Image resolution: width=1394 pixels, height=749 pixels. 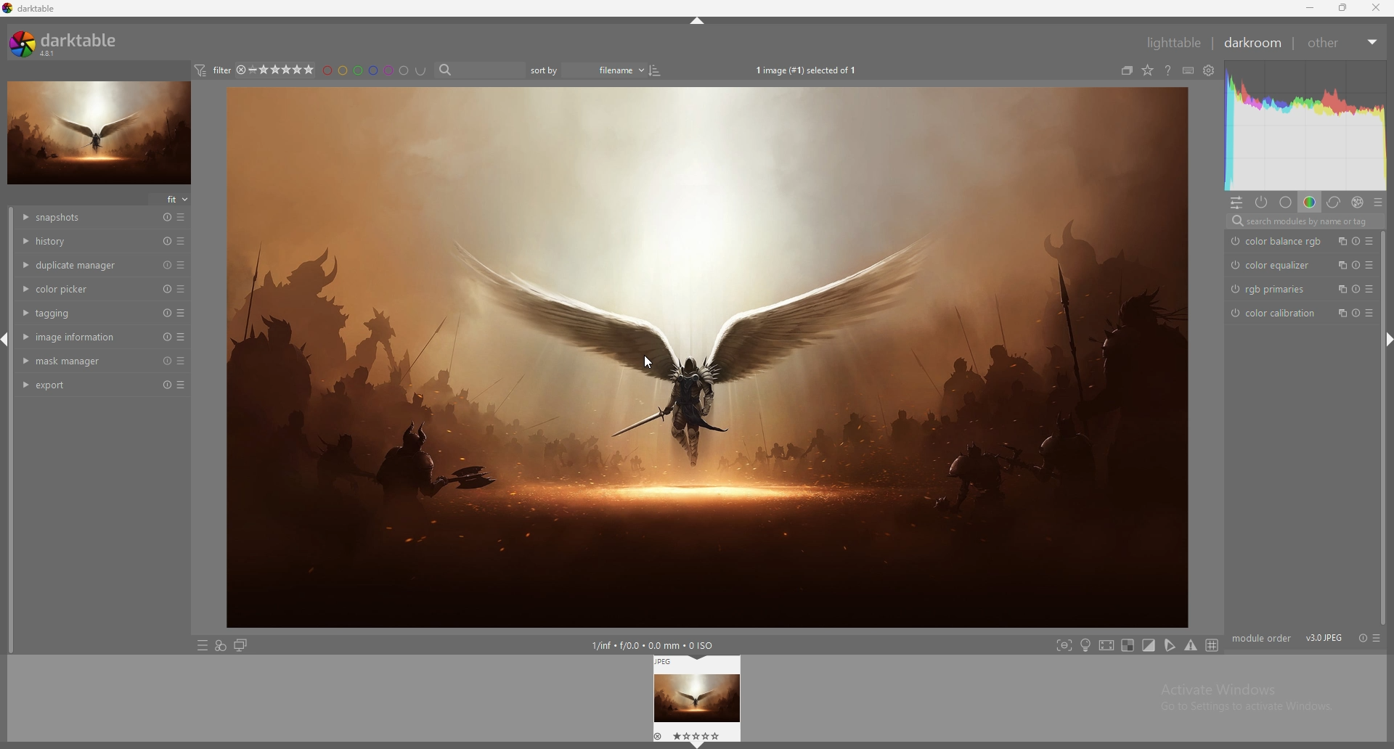 I want to click on star rating, so click(x=287, y=70).